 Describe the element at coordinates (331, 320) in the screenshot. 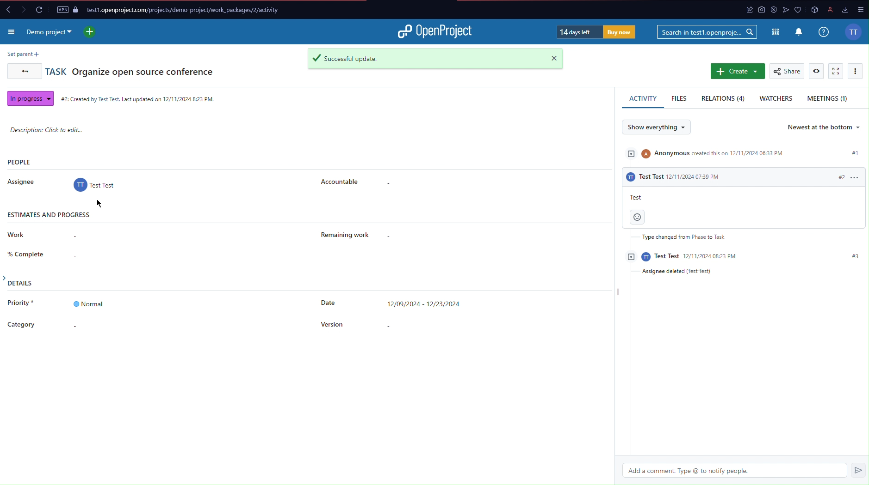

I see `Version` at that location.